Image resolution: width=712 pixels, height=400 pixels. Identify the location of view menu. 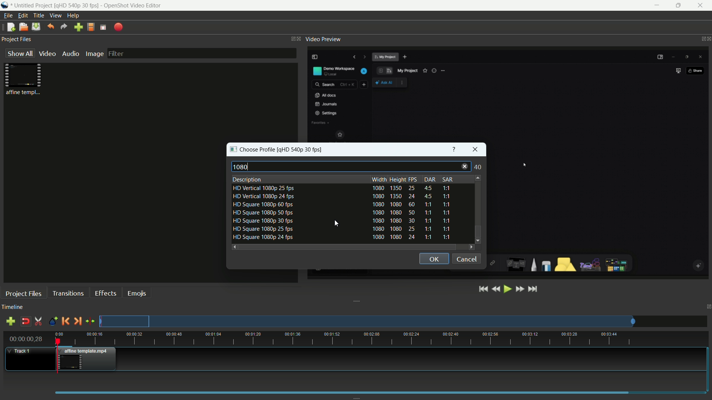
(56, 16).